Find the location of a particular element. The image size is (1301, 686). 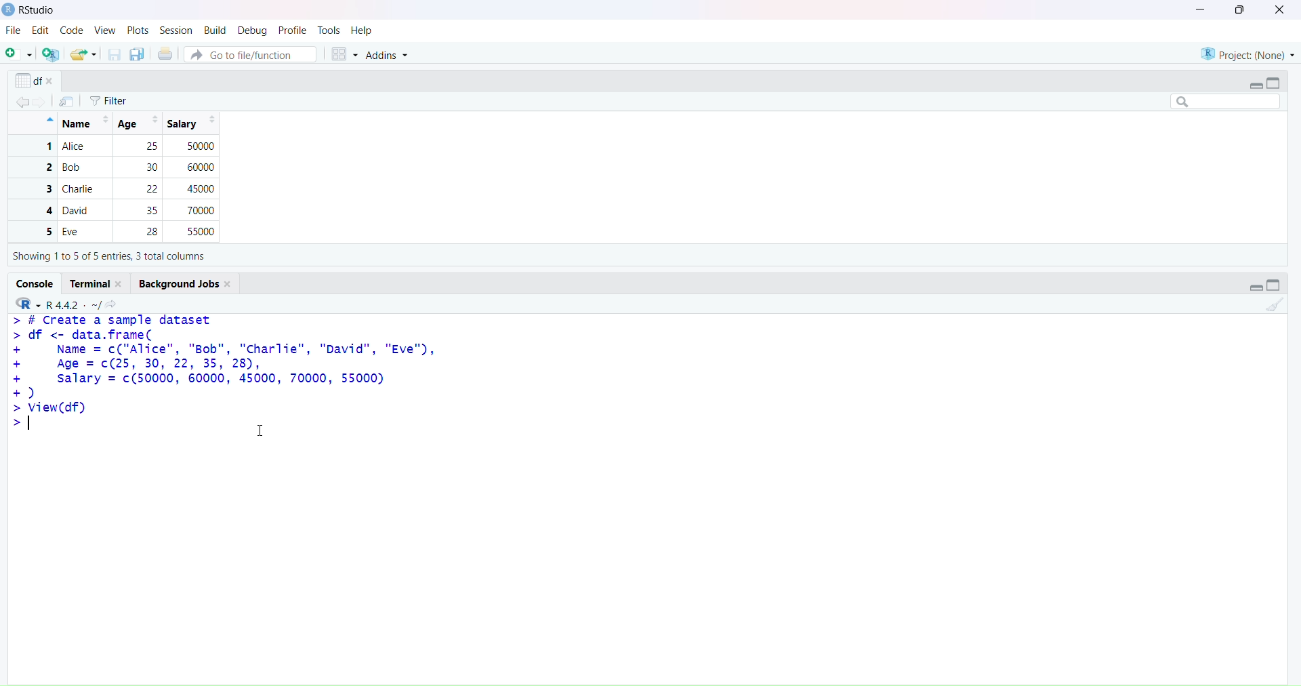

console is located at coordinates (35, 284).